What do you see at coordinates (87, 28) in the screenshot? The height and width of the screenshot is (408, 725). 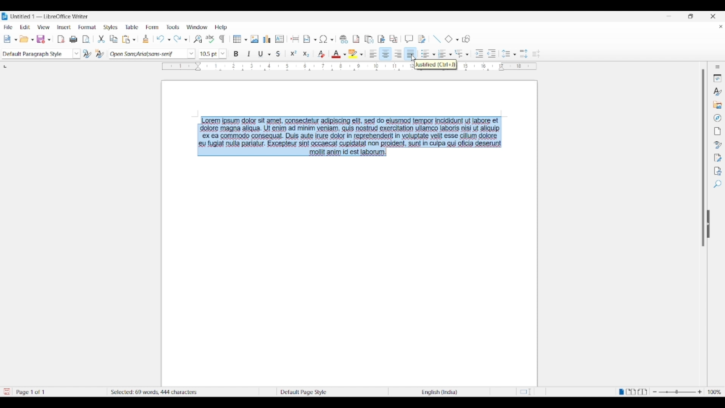 I see `Format` at bounding box center [87, 28].